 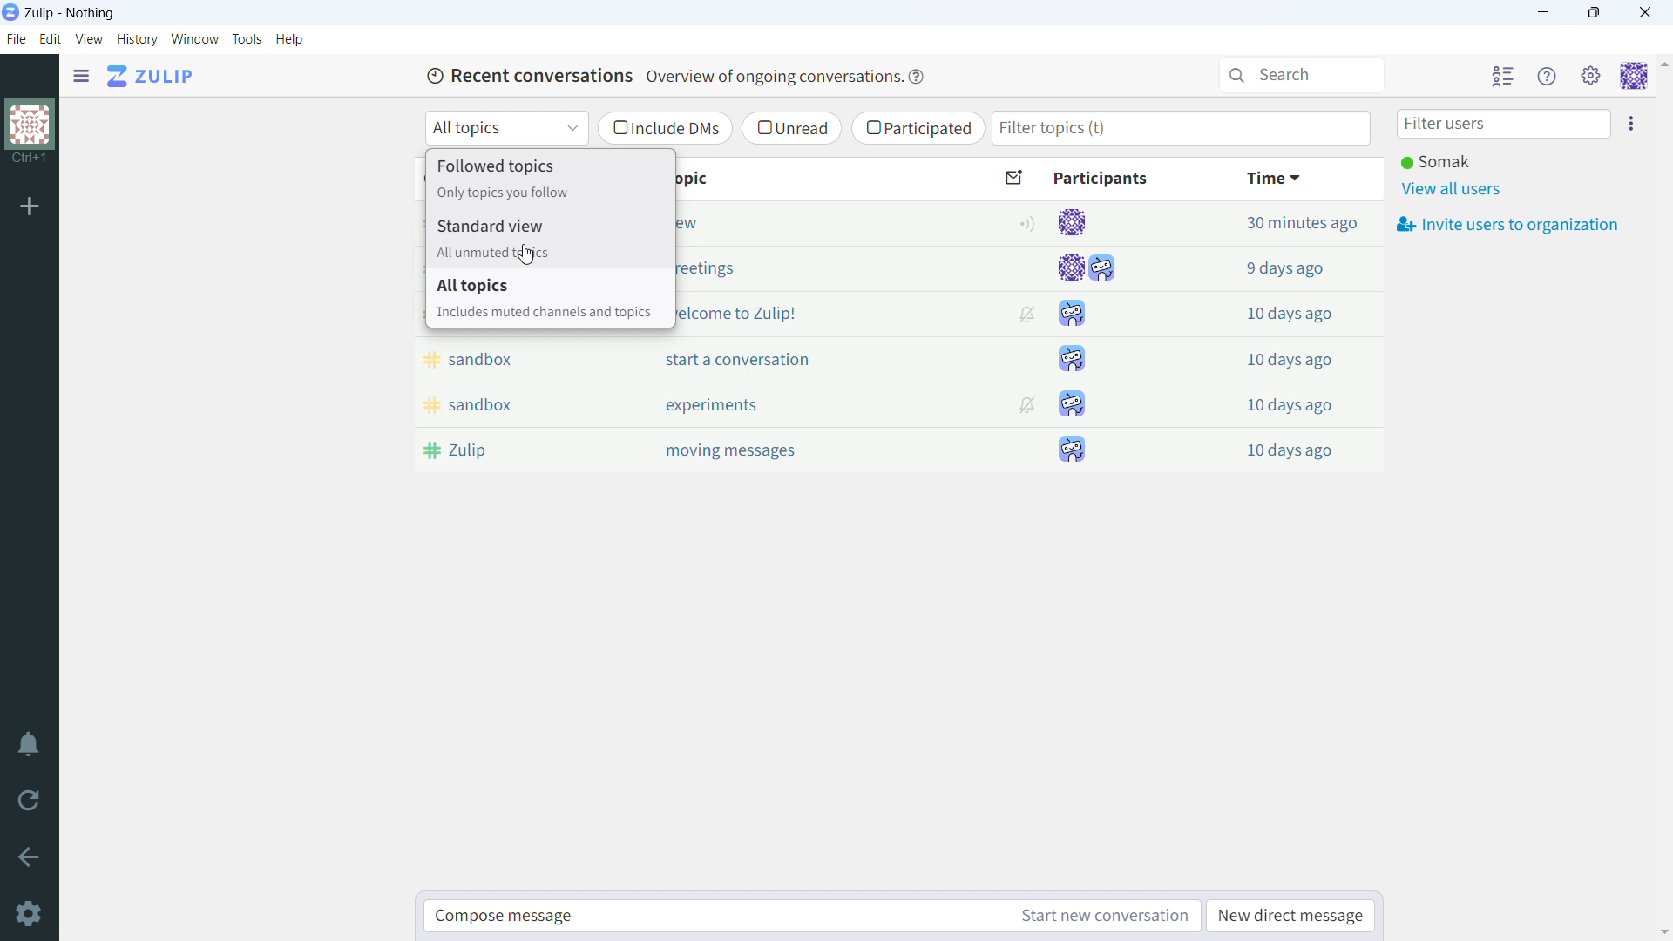 What do you see at coordinates (1290, 224) in the screenshot?
I see `30 minutes ago` at bounding box center [1290, 224].